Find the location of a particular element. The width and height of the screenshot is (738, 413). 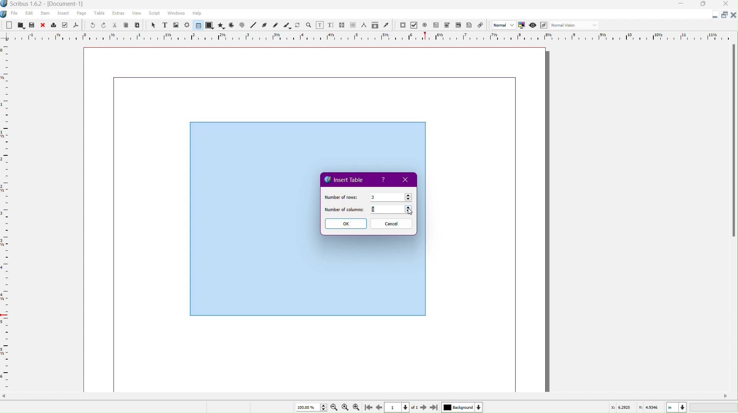

Zoom Out is located at coordinates (332, 407).